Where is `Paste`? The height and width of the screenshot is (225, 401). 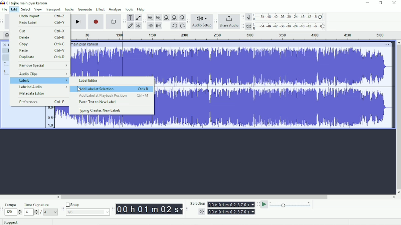
Paste is located at coordinates (42, 51).